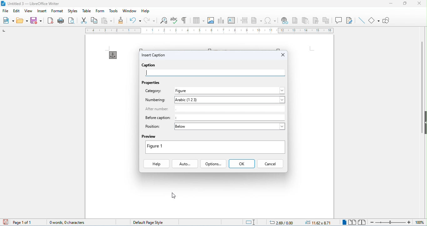 This screenshot has height=226, width=427. Describe the element at coordinates (23, 21) in the screenshot. I see `open` at that location.